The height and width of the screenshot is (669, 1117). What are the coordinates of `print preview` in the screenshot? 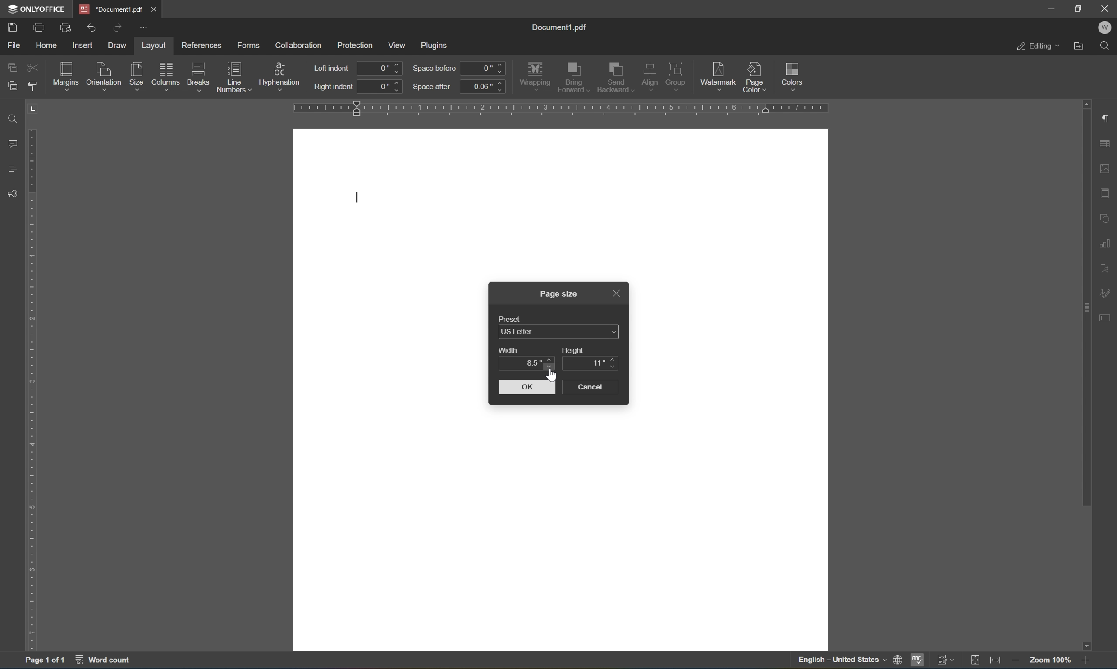 It's located at (66, 27).